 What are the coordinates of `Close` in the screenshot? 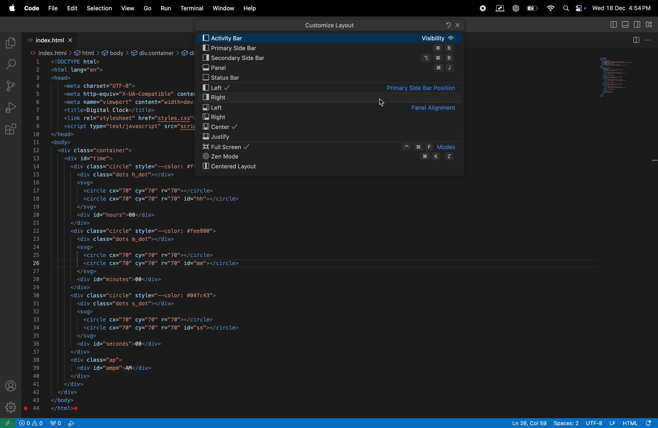 It's located at (458, 25).